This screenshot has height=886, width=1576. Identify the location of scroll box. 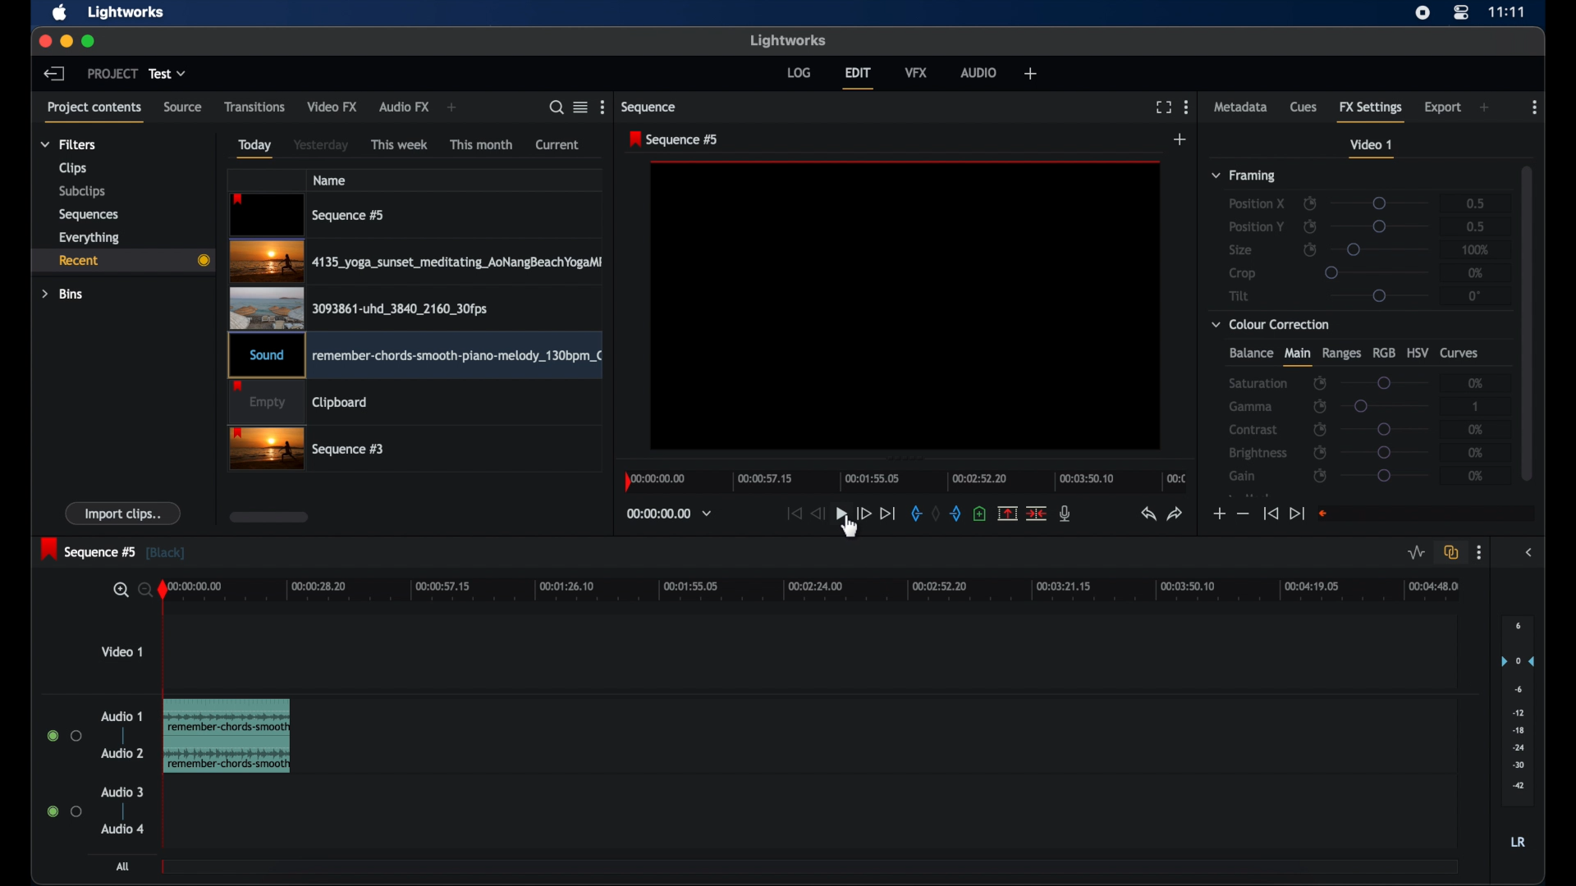
(269, 517).